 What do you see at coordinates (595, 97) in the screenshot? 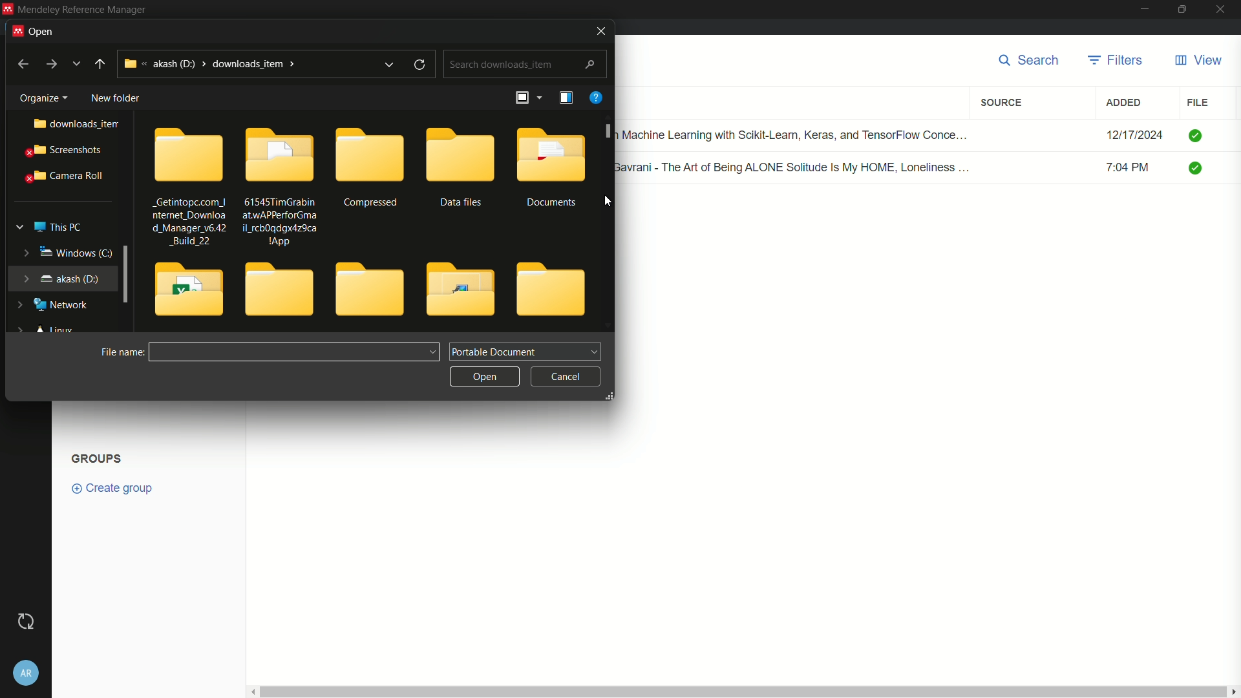
I see `help` at bounding box center [595, 97].